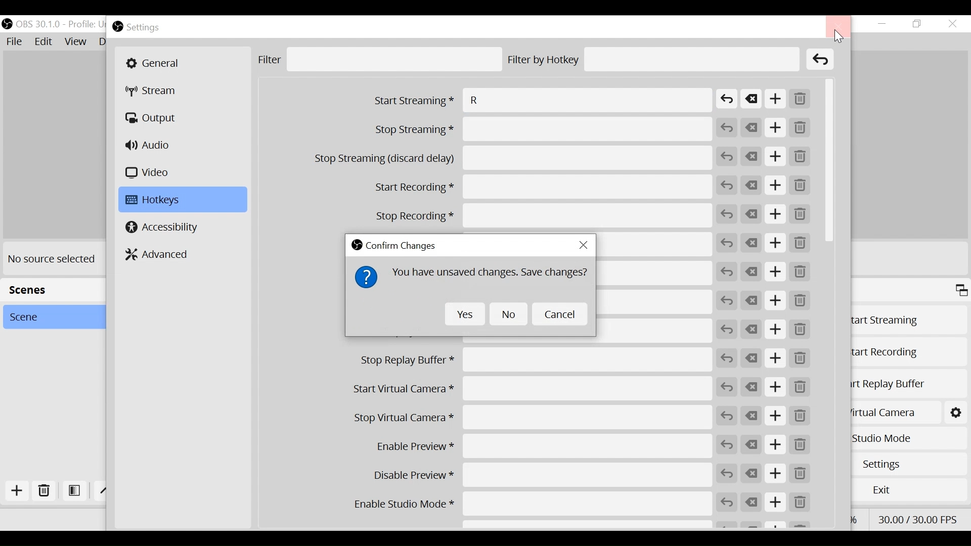 This screenshot has height=546, width=971. Describe the element at coordinates (777, 185) in the screenshot. I see `Add` at that location.